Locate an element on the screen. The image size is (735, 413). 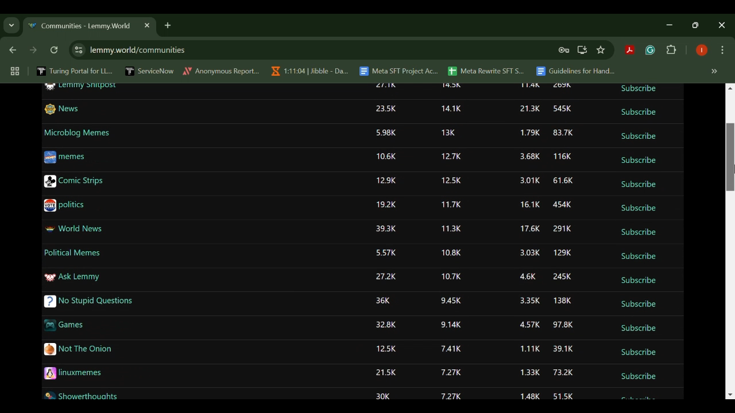
Extensions is located at coordinates (672, 50).